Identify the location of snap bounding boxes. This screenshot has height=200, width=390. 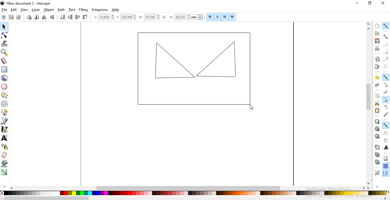
(386, 36).